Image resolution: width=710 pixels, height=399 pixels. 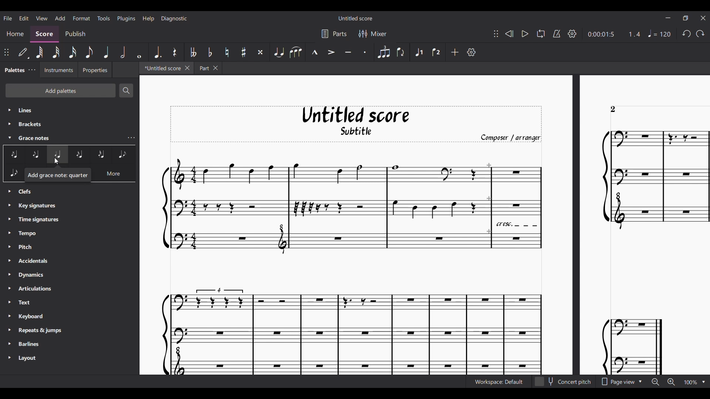 What do you see at coordinates (243, 52) in the screenshot?
I see `Toggle sharp` at bounding box center [243, 52].